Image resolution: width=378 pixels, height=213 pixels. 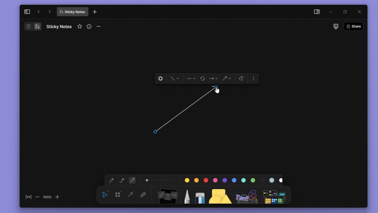 What do you see at coordinates (27, 198) in the screenshot?
I see `fit to screen` at bounding box center [27, 198].